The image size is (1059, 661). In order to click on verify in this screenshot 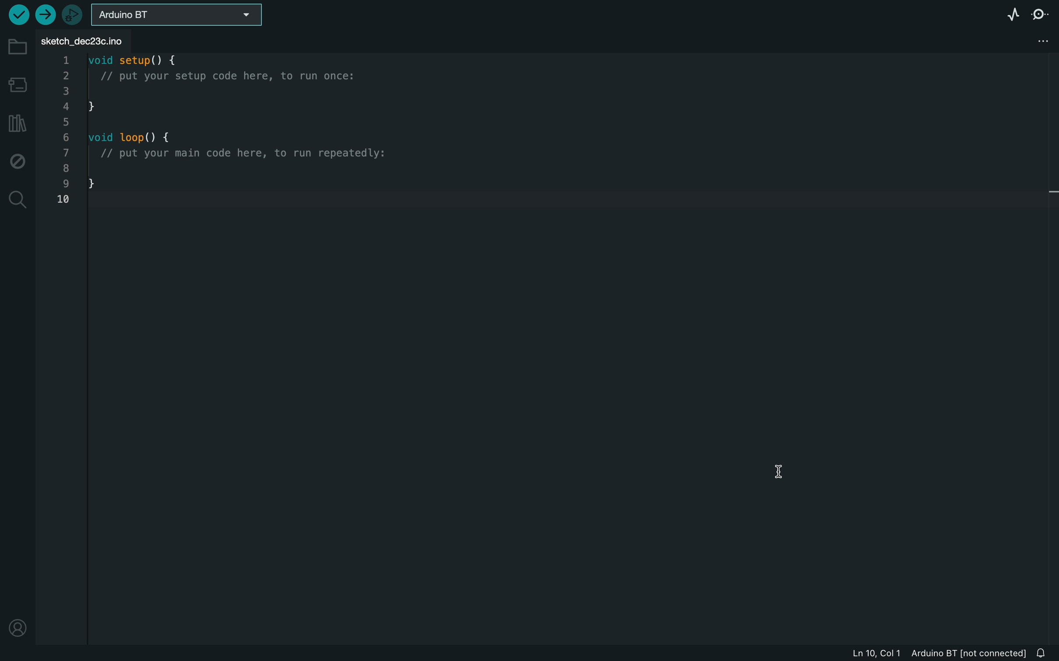, I will do `click(15, 14)`.